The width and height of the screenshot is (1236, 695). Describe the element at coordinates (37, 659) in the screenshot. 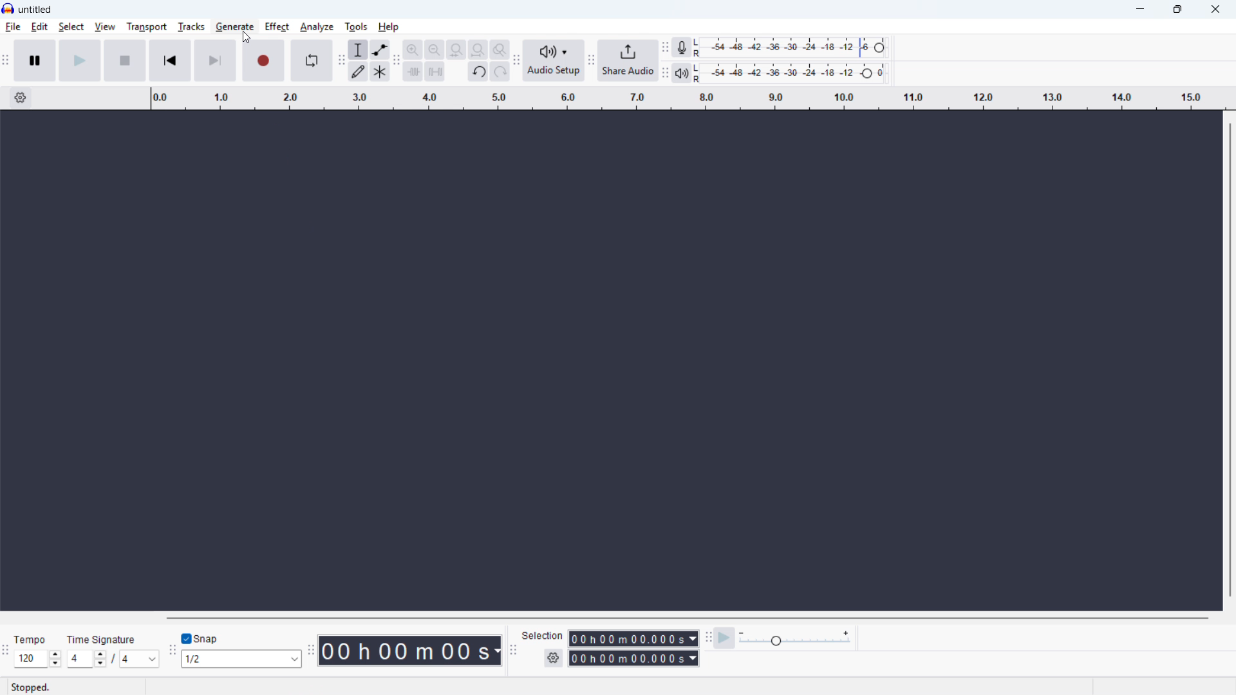

I see `Set tempo ` at that location.